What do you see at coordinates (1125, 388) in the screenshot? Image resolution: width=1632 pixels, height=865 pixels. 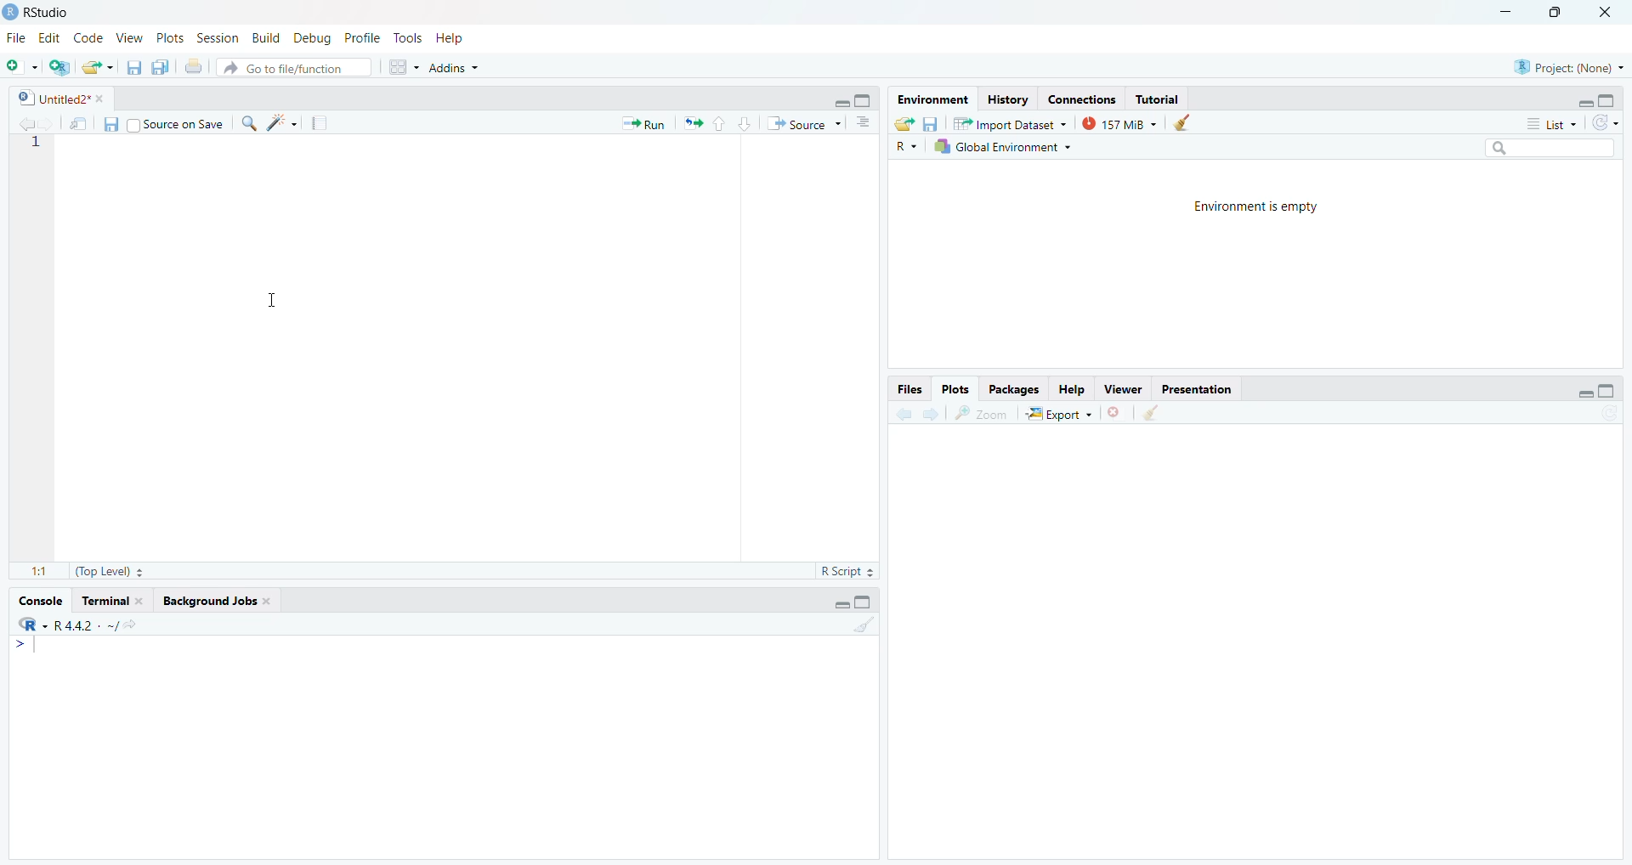 I see `Viewer` at bounding box center [1125, 388].